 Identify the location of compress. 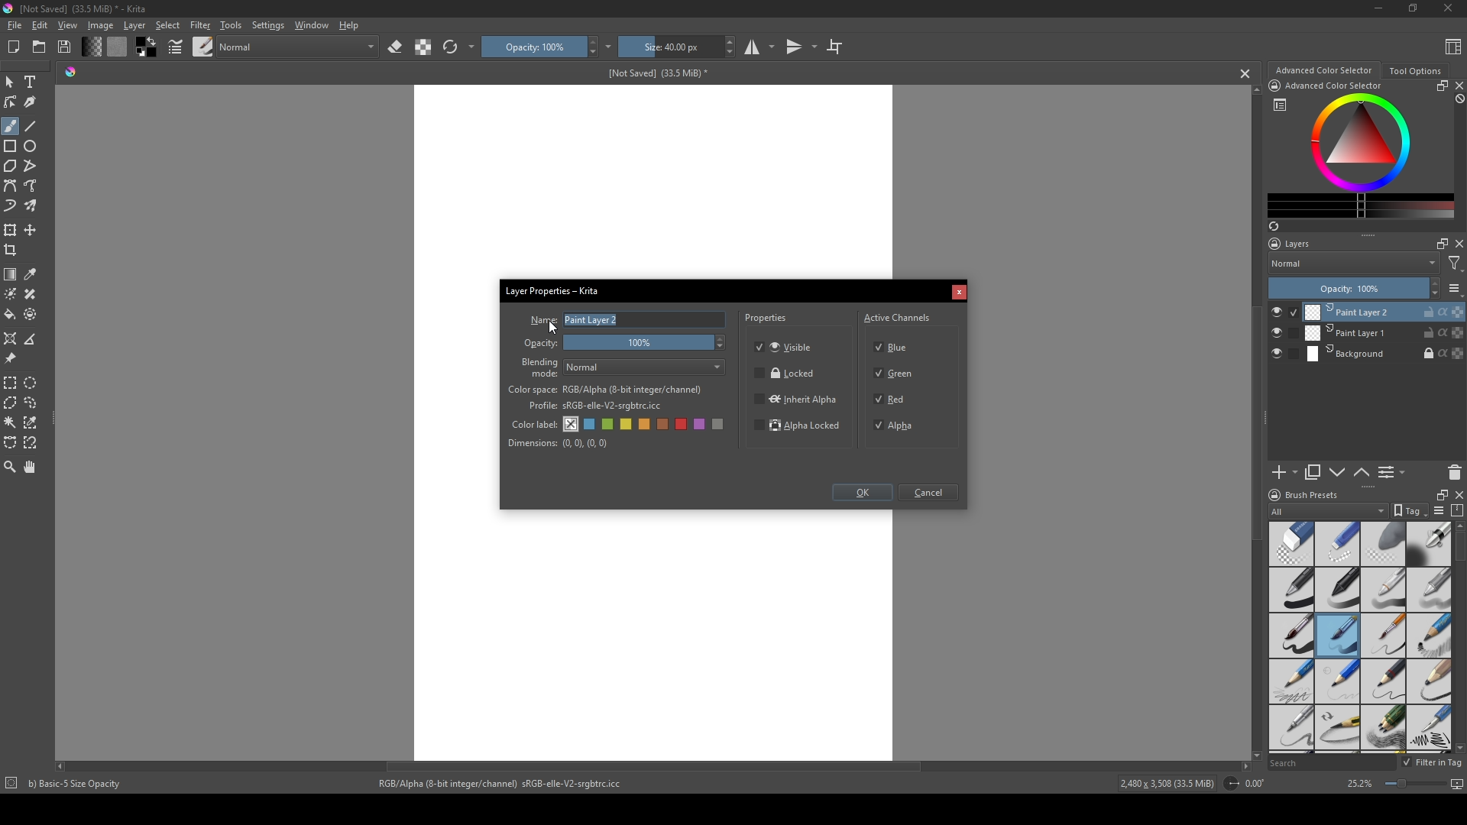
(1458, 510).